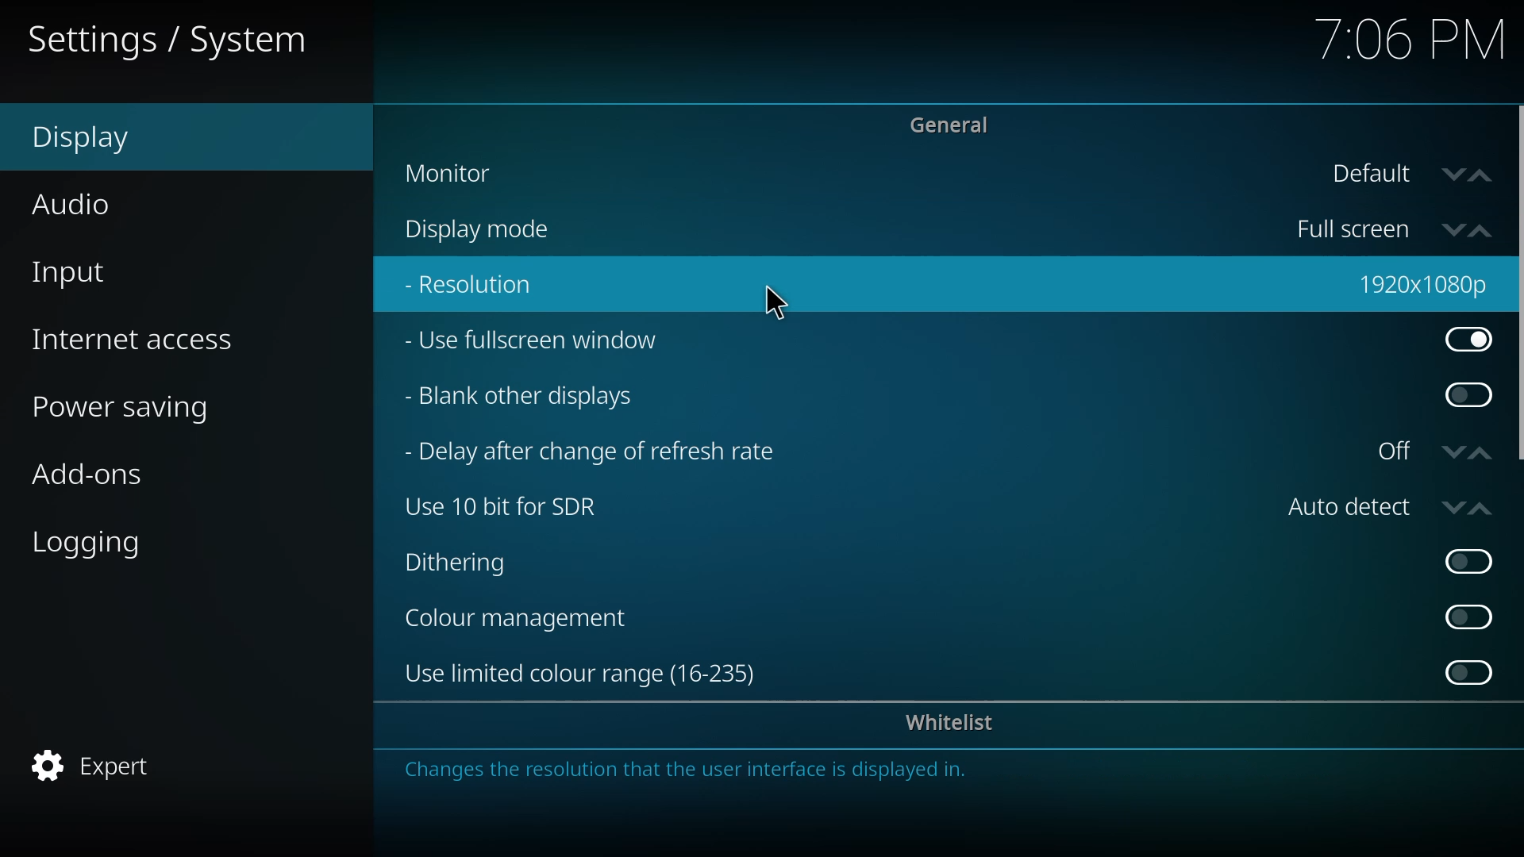  What do you see at coordinates (136, 340) in the screenshot?
I see `internet access` at bounding box center [136, 340].